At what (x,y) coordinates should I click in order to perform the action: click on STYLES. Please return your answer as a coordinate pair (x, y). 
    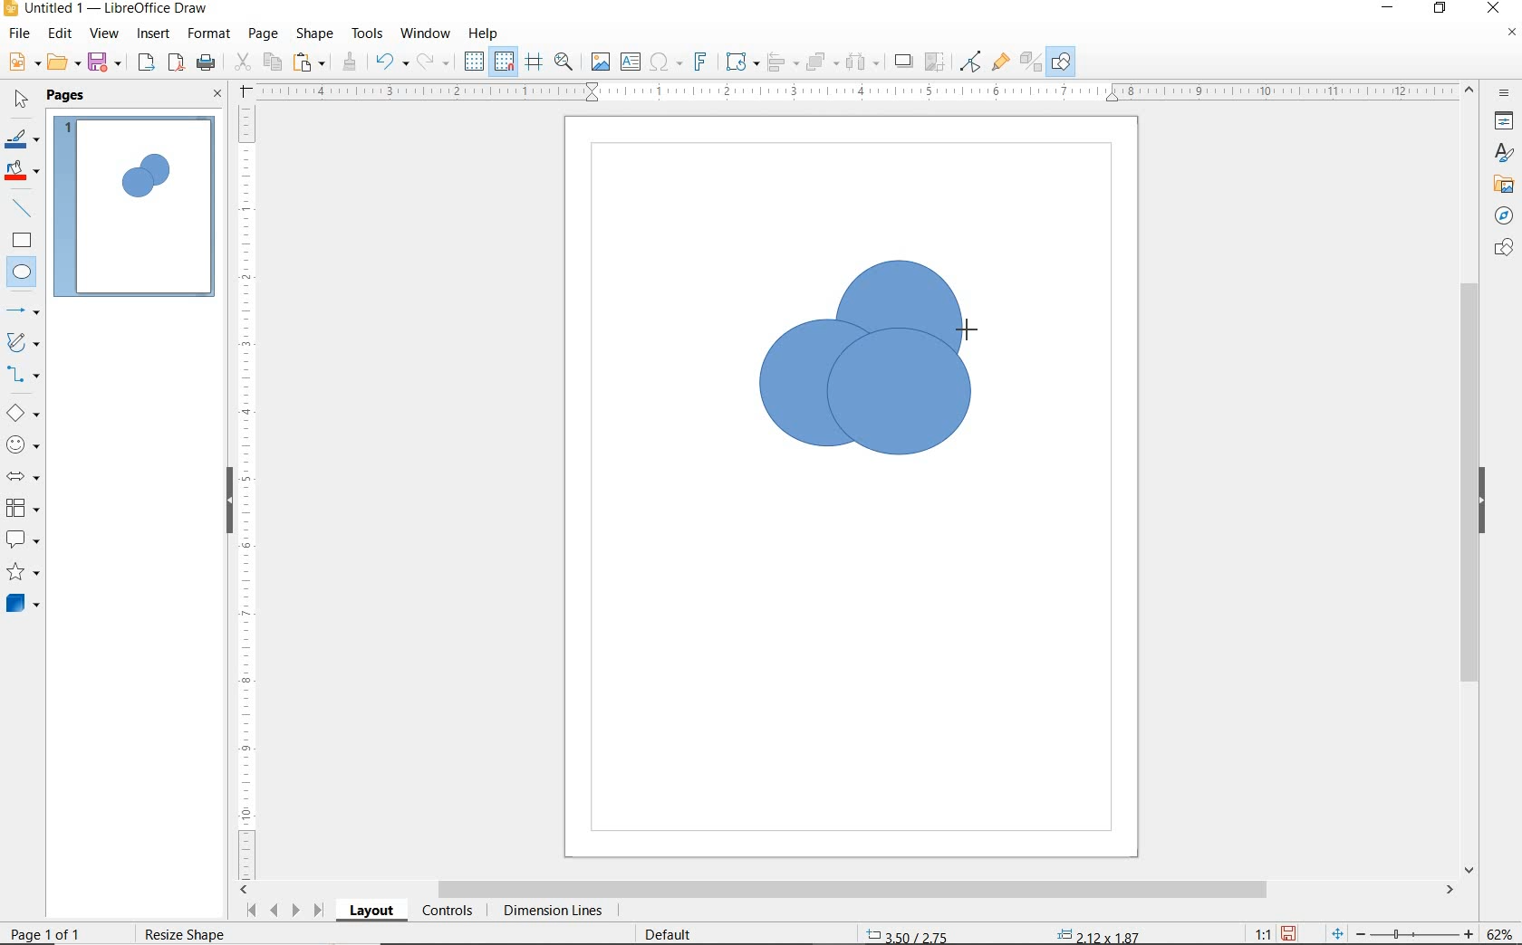
    Looking at the image, I should click on (1499, 156).